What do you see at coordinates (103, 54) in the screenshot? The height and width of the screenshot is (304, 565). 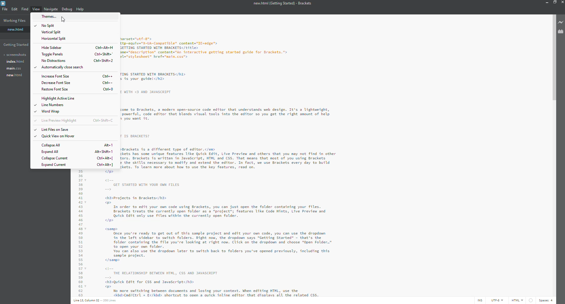 I see `shortcut` at bounding box center [103, 54].